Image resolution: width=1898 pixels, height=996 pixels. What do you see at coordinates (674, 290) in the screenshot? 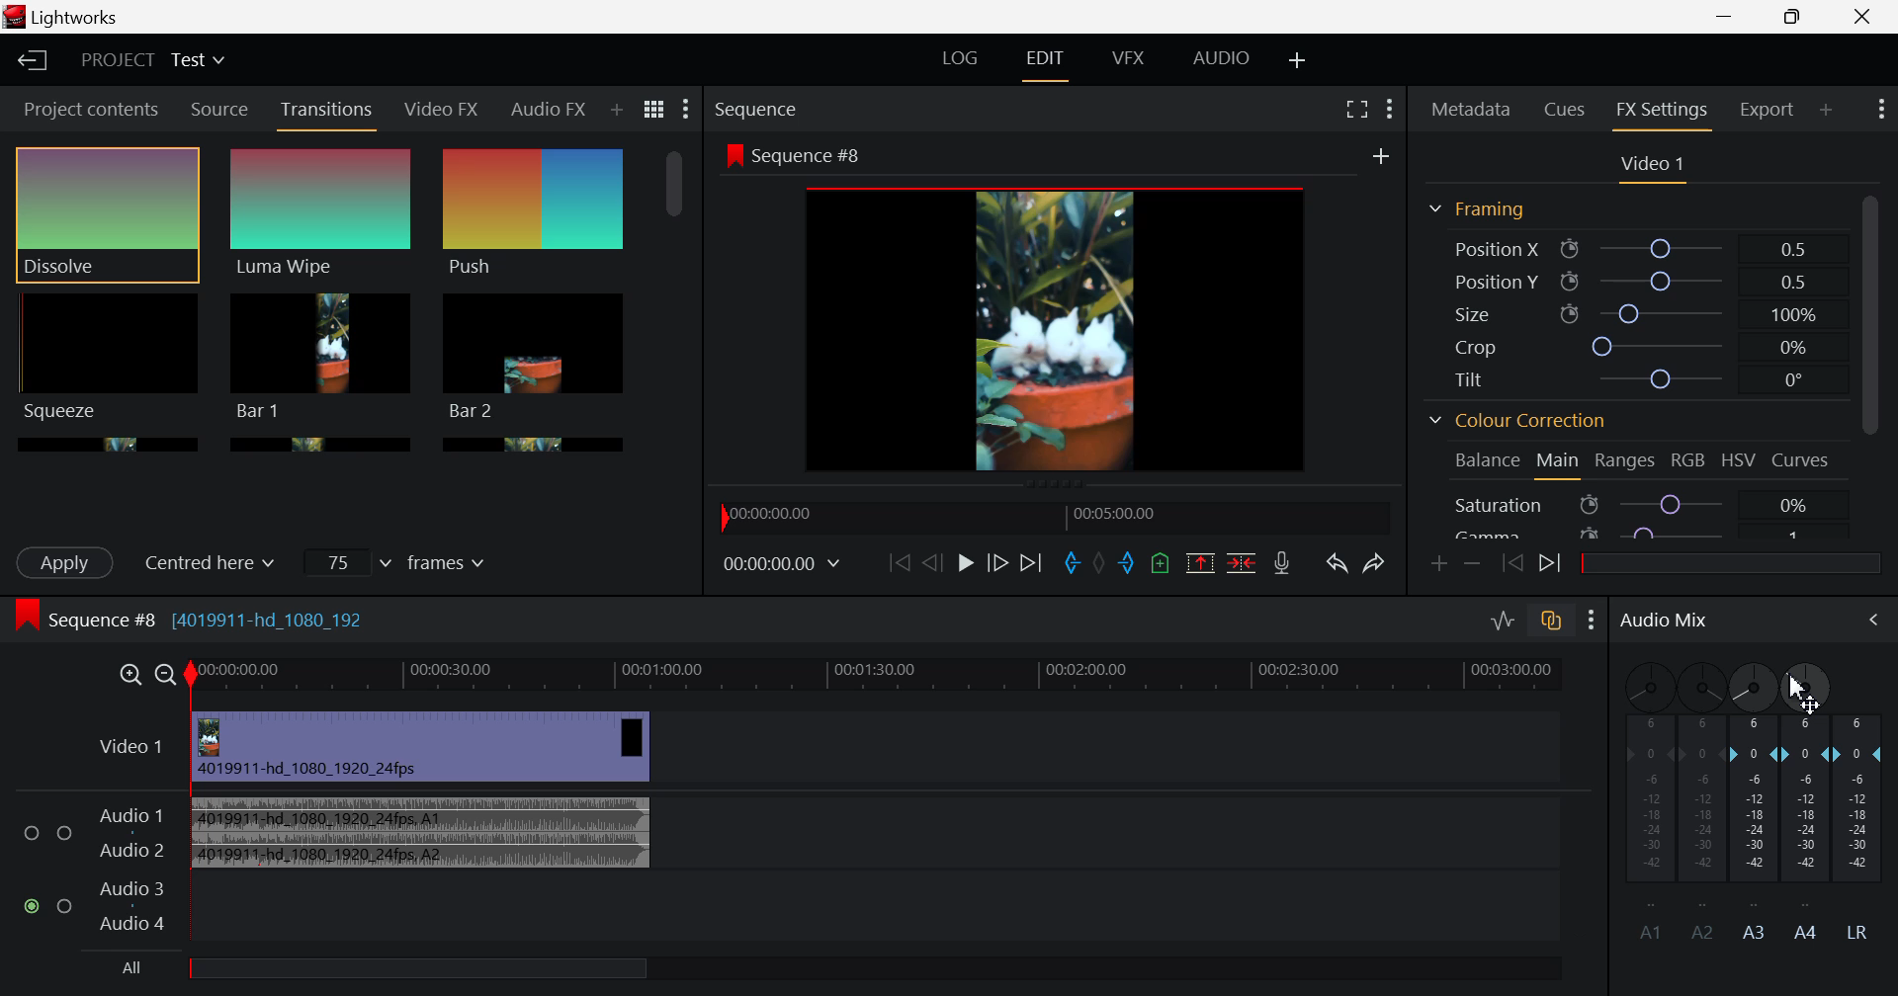
I see `Scroll Bar` at bounding box center [674, 290].